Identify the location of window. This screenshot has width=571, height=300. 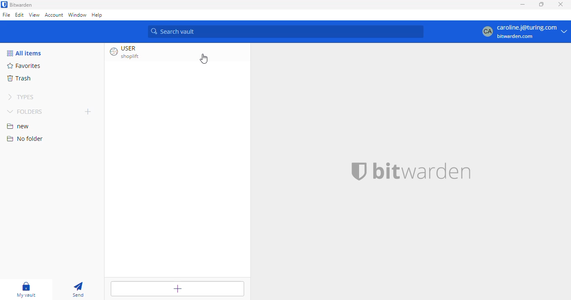
(78, 15).